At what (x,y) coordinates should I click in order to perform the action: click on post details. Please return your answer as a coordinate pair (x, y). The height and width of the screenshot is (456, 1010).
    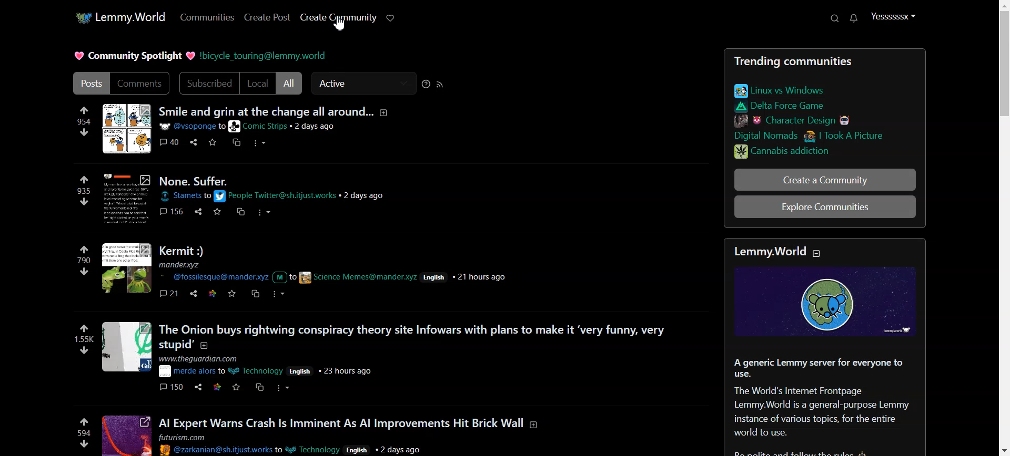
    Looking at the image, I should click on (301, 444).